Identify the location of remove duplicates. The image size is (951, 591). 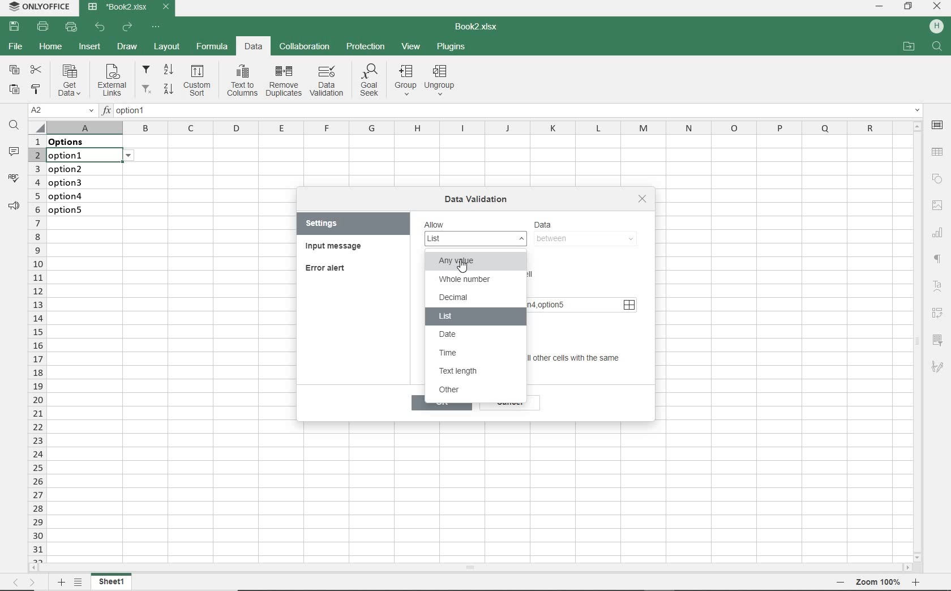
(284, 82).